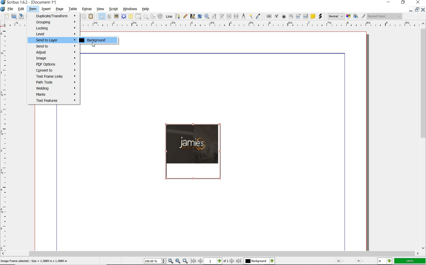  I want to click on Image, so click(194, 151).